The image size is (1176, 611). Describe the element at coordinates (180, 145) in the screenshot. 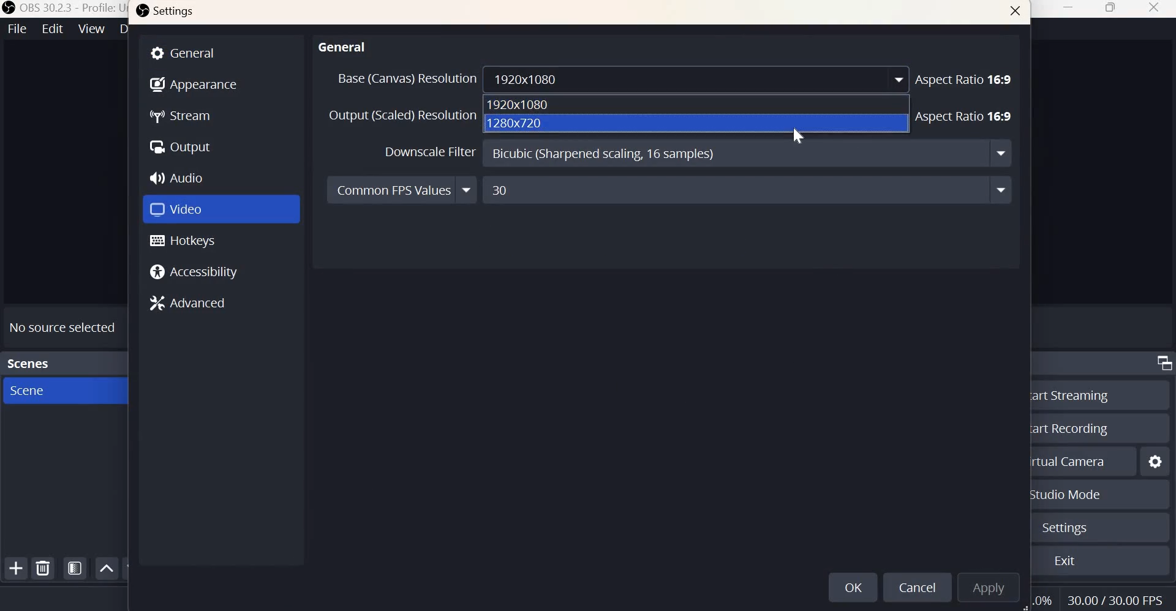

I see `Output` at that location.